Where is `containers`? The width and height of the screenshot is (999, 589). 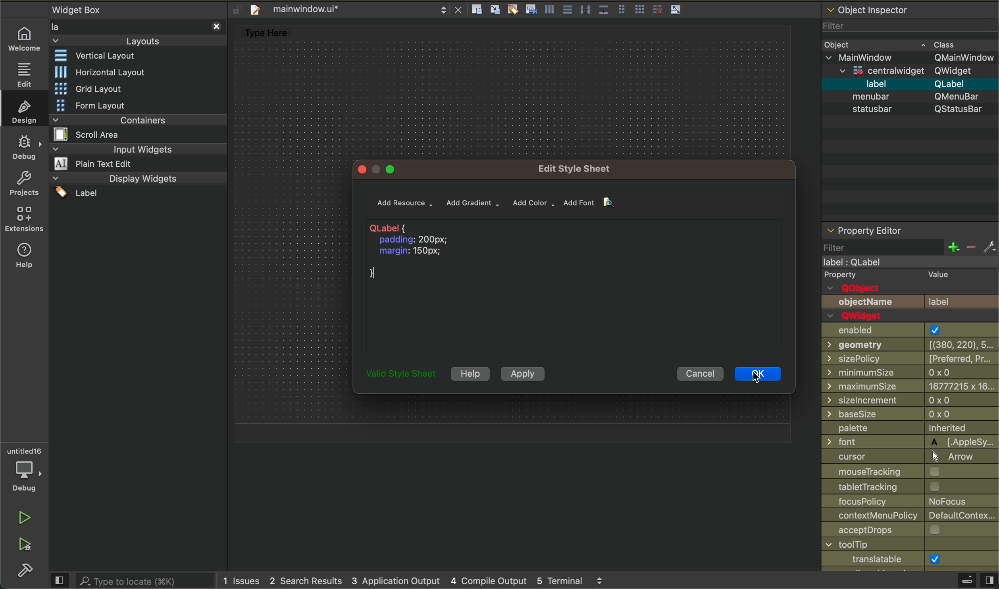 containers is located at coordinates (133, 127).